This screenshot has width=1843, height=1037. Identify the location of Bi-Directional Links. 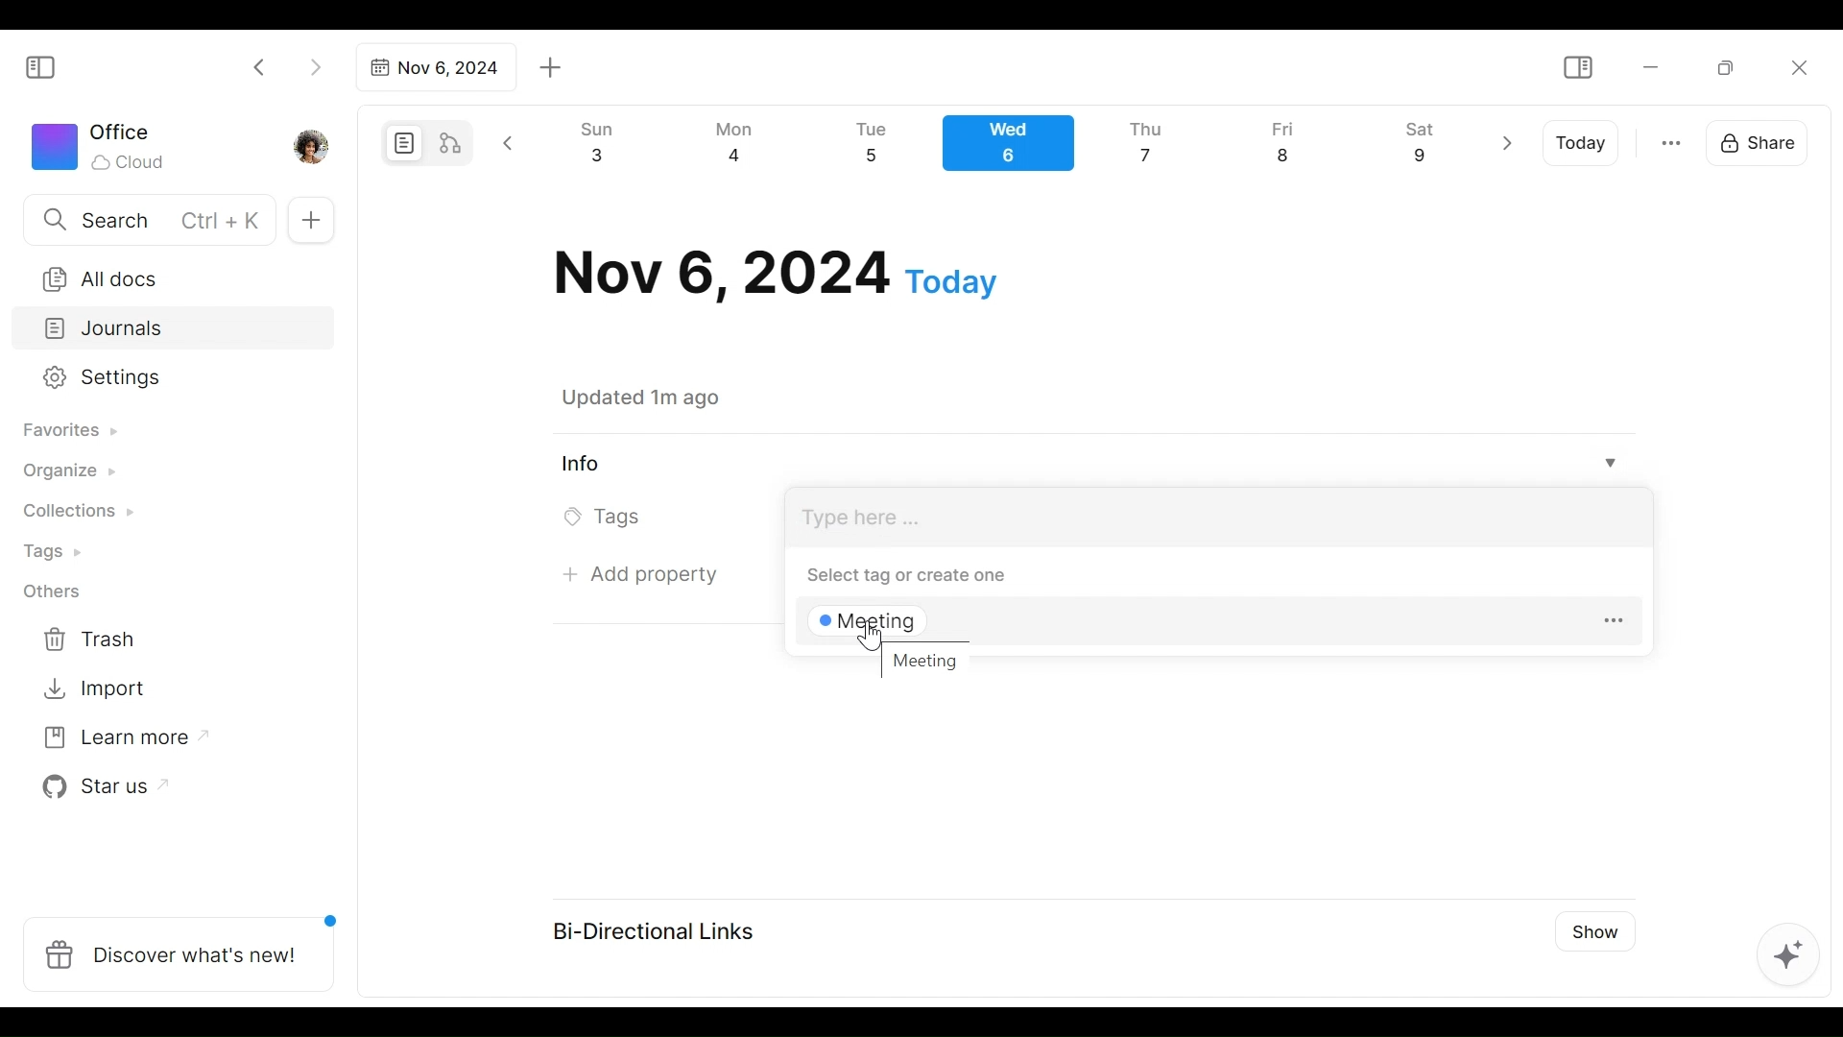
(663, 929).